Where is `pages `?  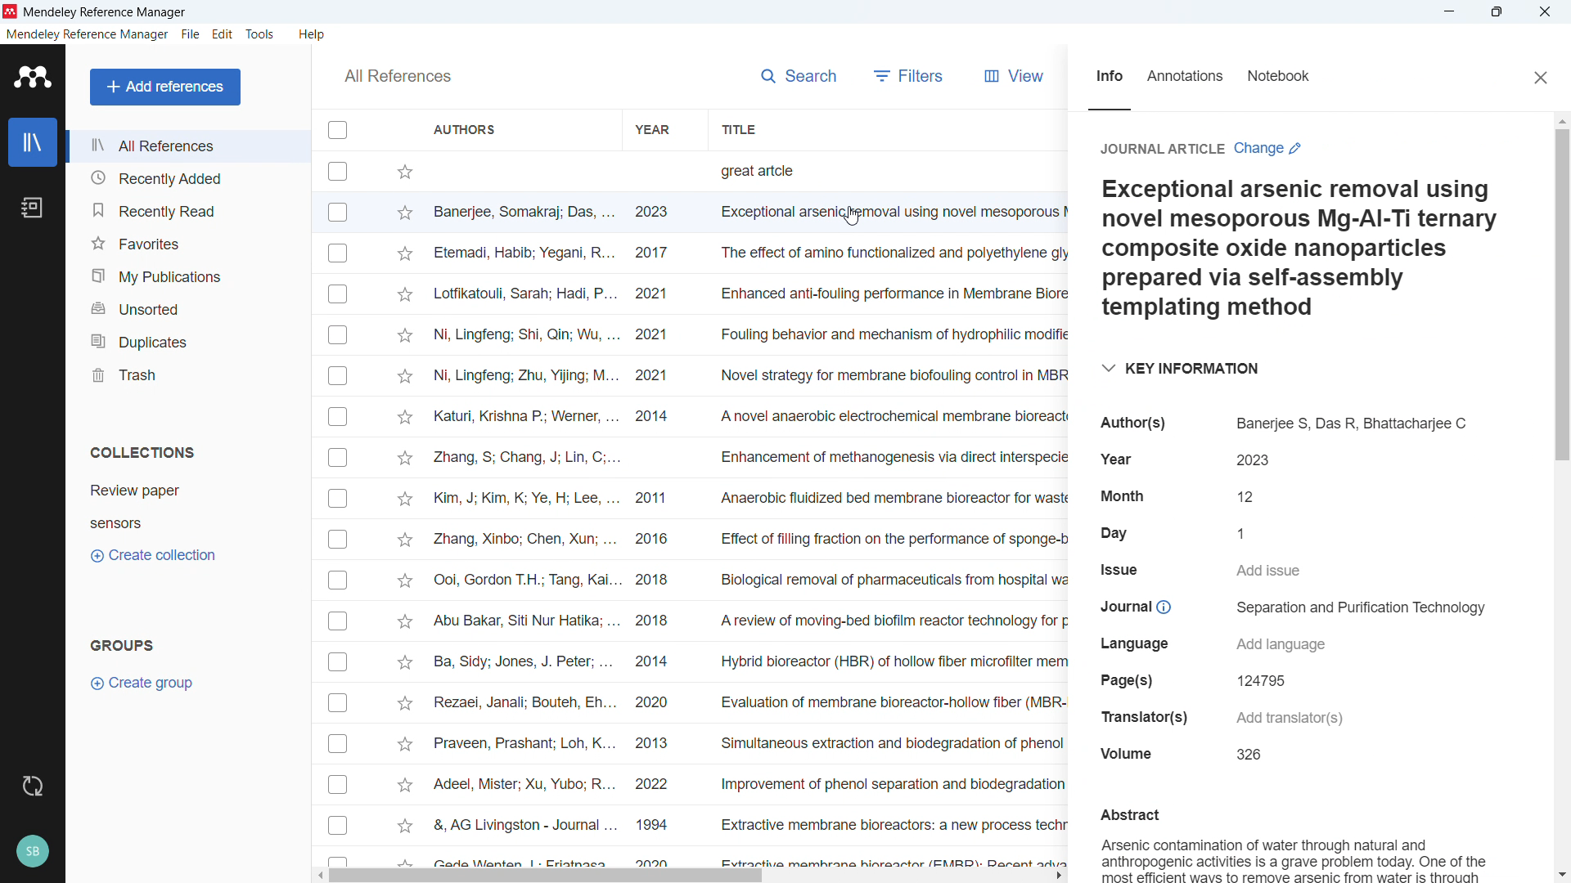
pages  is located at coordinates (1263, 682).